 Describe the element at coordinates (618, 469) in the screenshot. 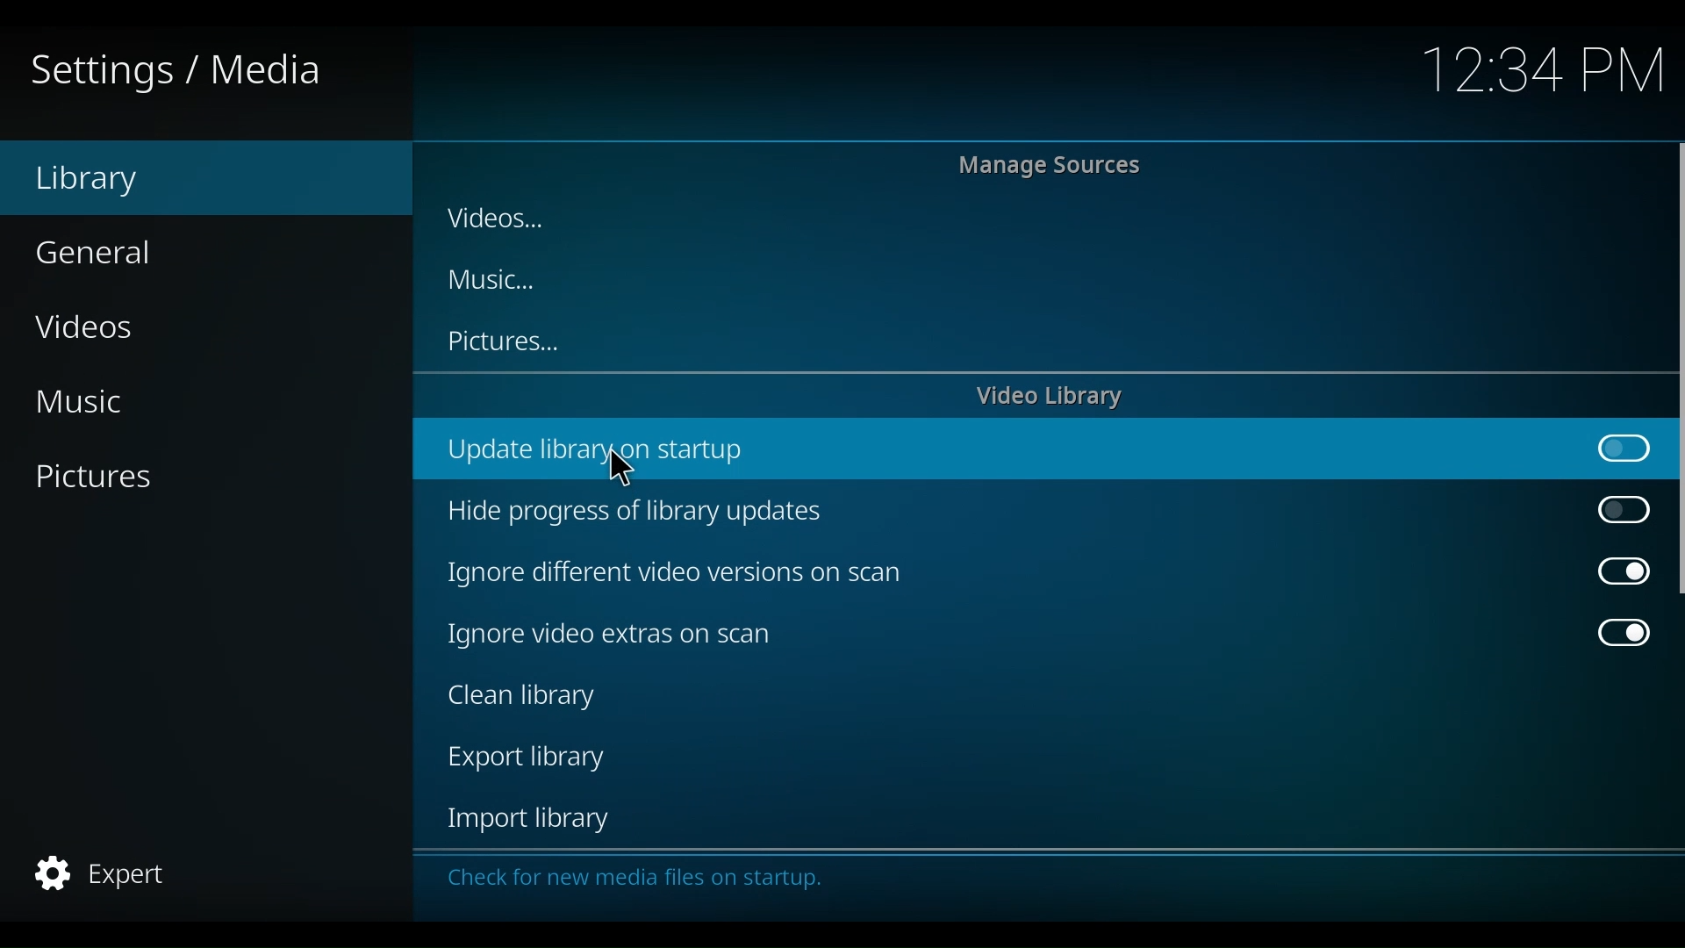

I see `Cursor` at that location.